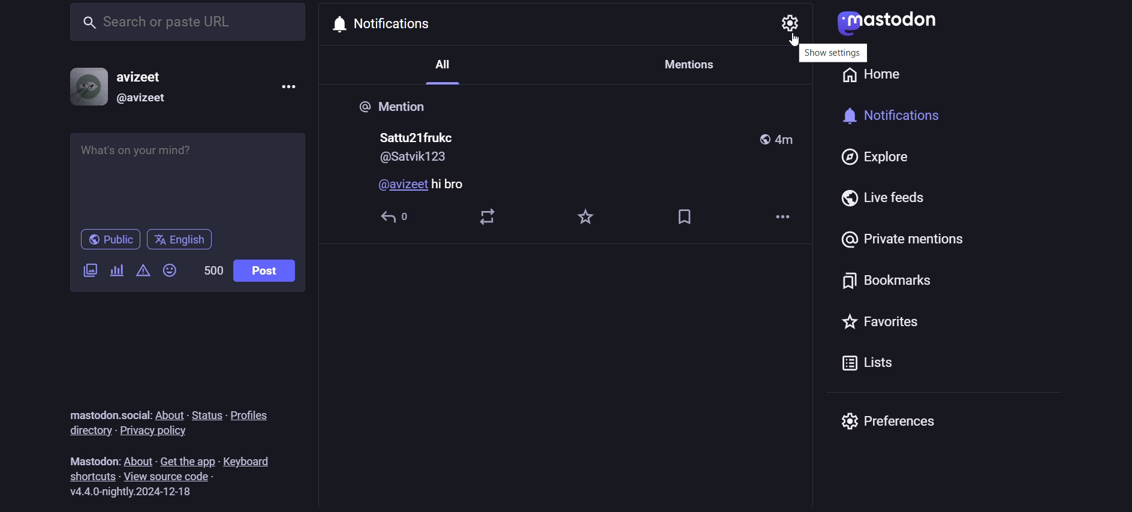 The width and height of the screenshot is (1132, 512). What do you see at coordinates (886, 323) in the screenshot?
I see `favorites` at bounding box center [886, 323].